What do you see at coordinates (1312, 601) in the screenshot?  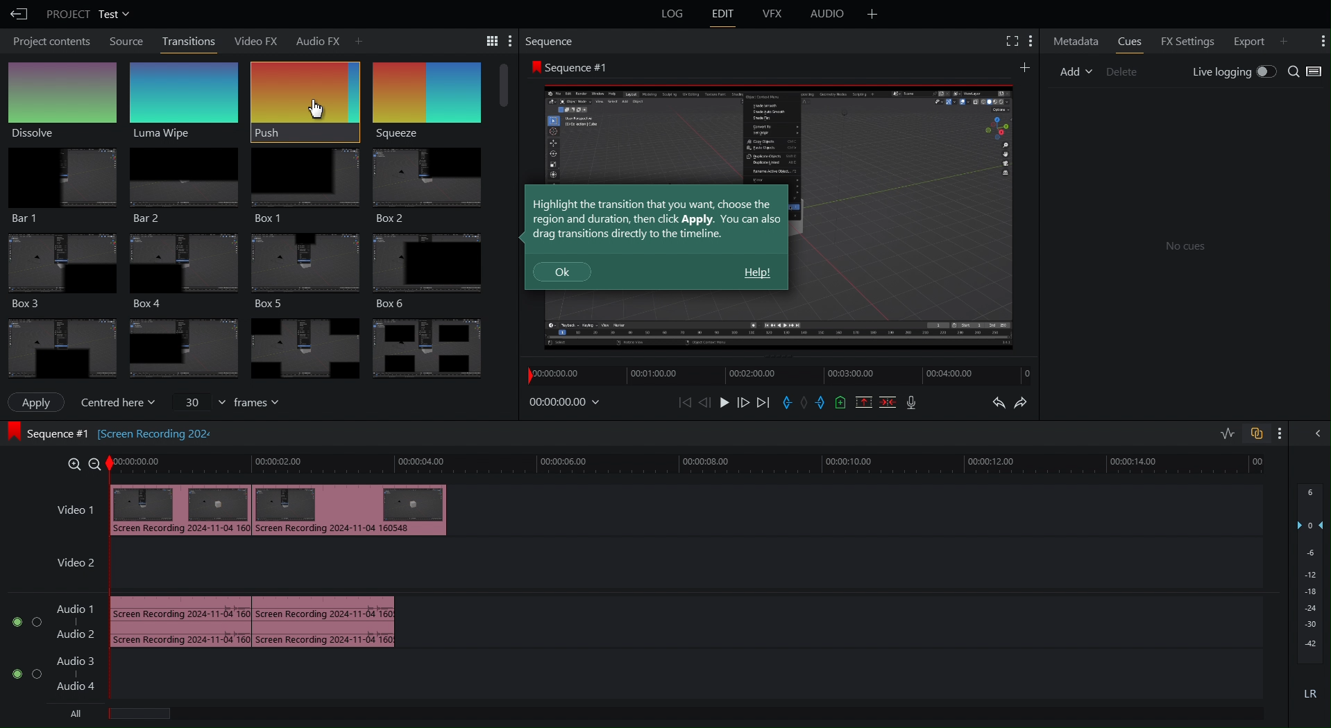 I see `Audio Levels` at bounding box center [1312, 601].